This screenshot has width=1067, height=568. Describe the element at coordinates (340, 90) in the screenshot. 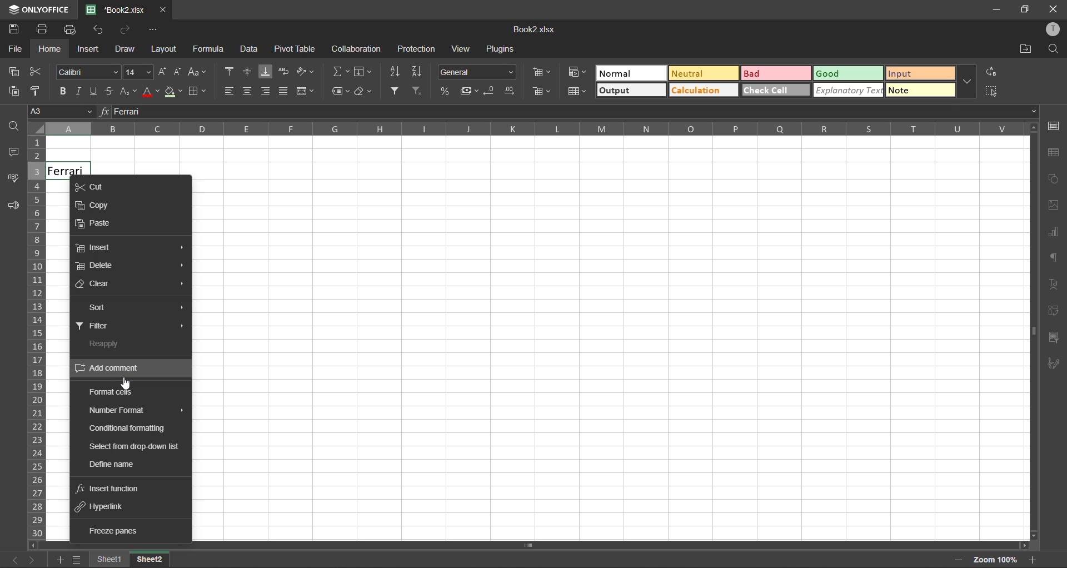

I see `named ranges` at that location.